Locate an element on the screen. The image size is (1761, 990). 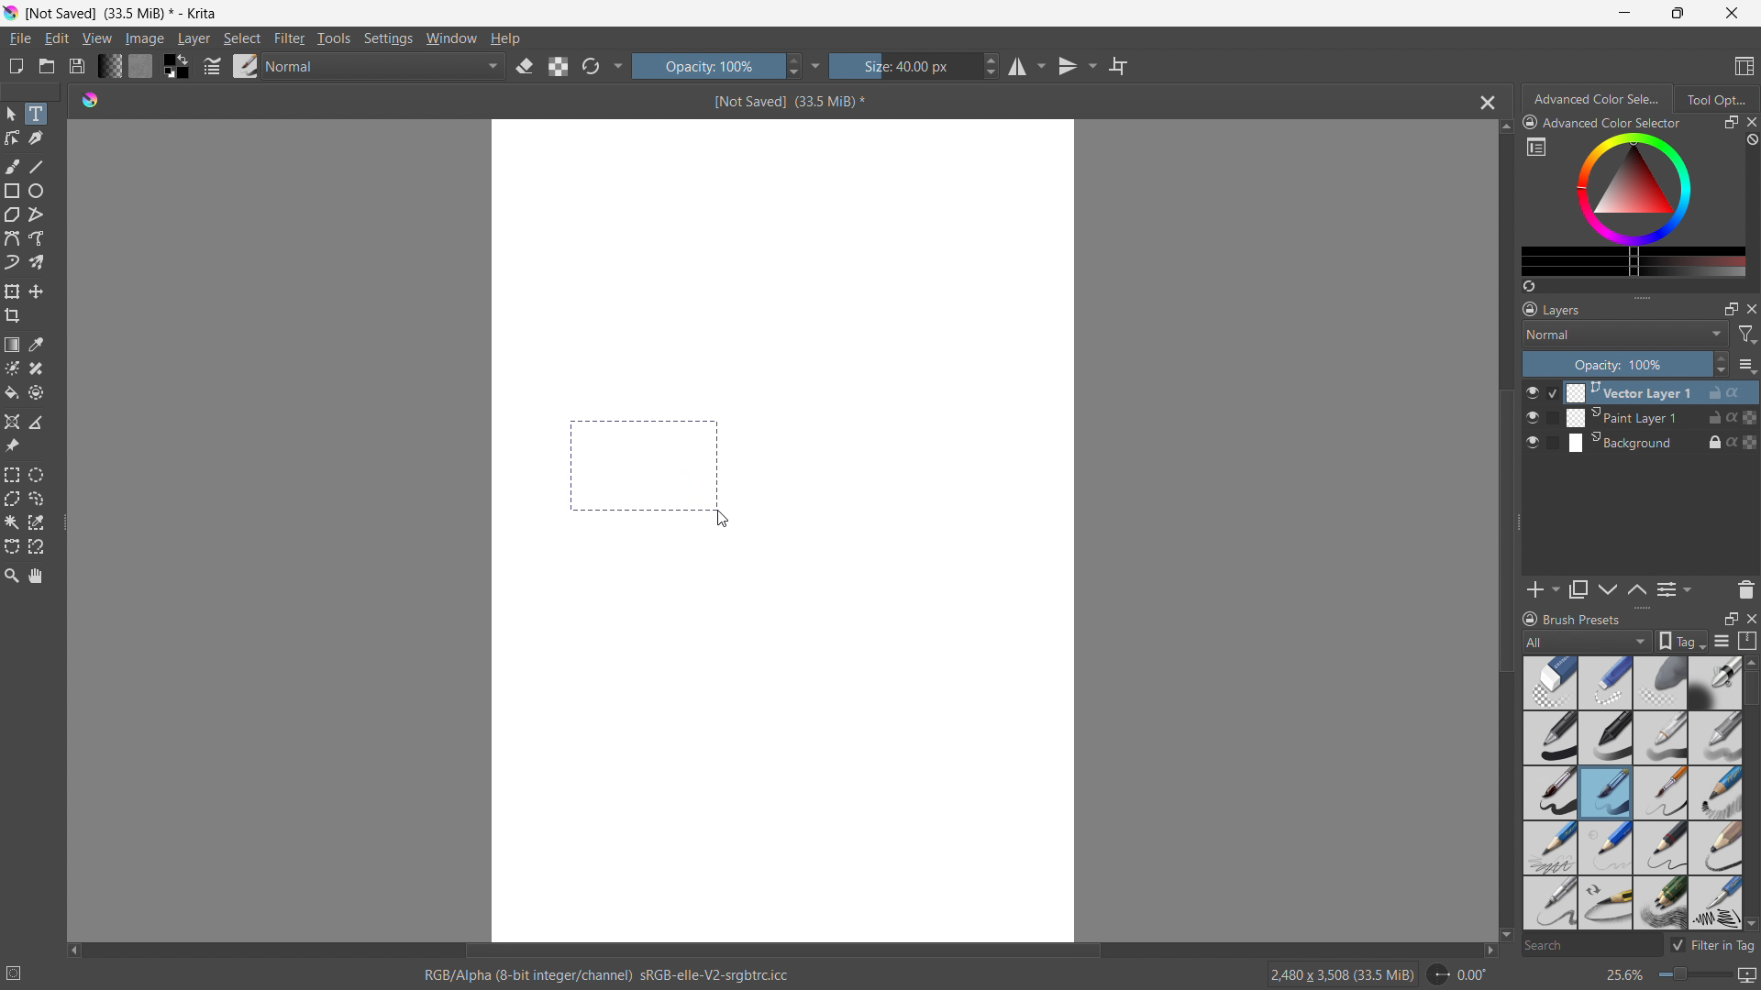
new is located at coordinates (16, 66).